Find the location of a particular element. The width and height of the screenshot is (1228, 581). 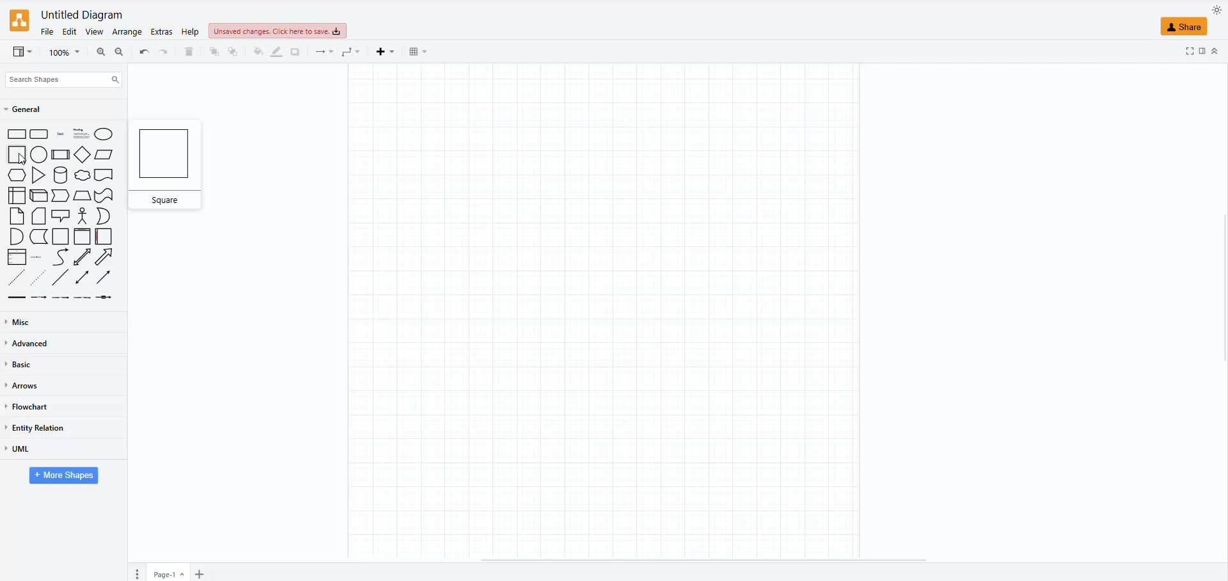

And is located at coordinates (17, 237).